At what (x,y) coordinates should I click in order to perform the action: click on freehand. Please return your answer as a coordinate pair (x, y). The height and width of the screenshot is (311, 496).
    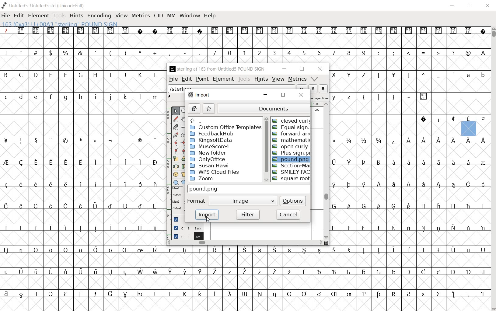
    Looking at the image, I should click on (176, 120).